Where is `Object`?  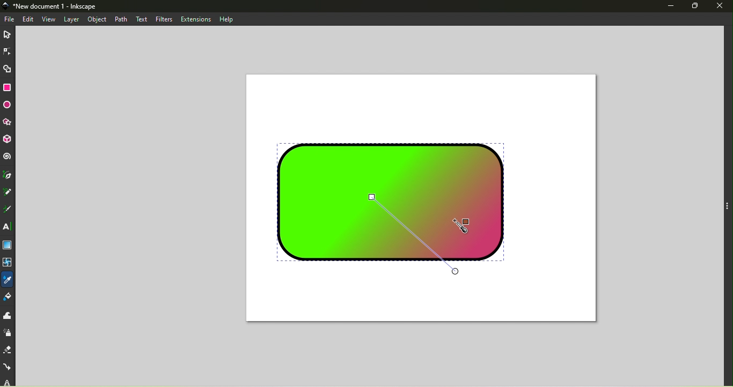
Object is located at coordinates (99, 19).